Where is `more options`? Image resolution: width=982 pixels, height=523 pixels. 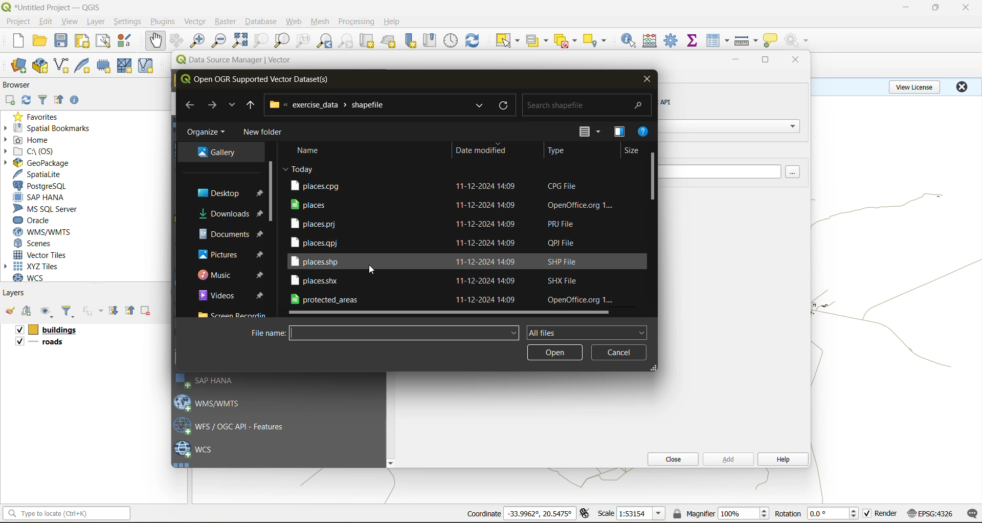 more options is located at coordinates (592, 132).